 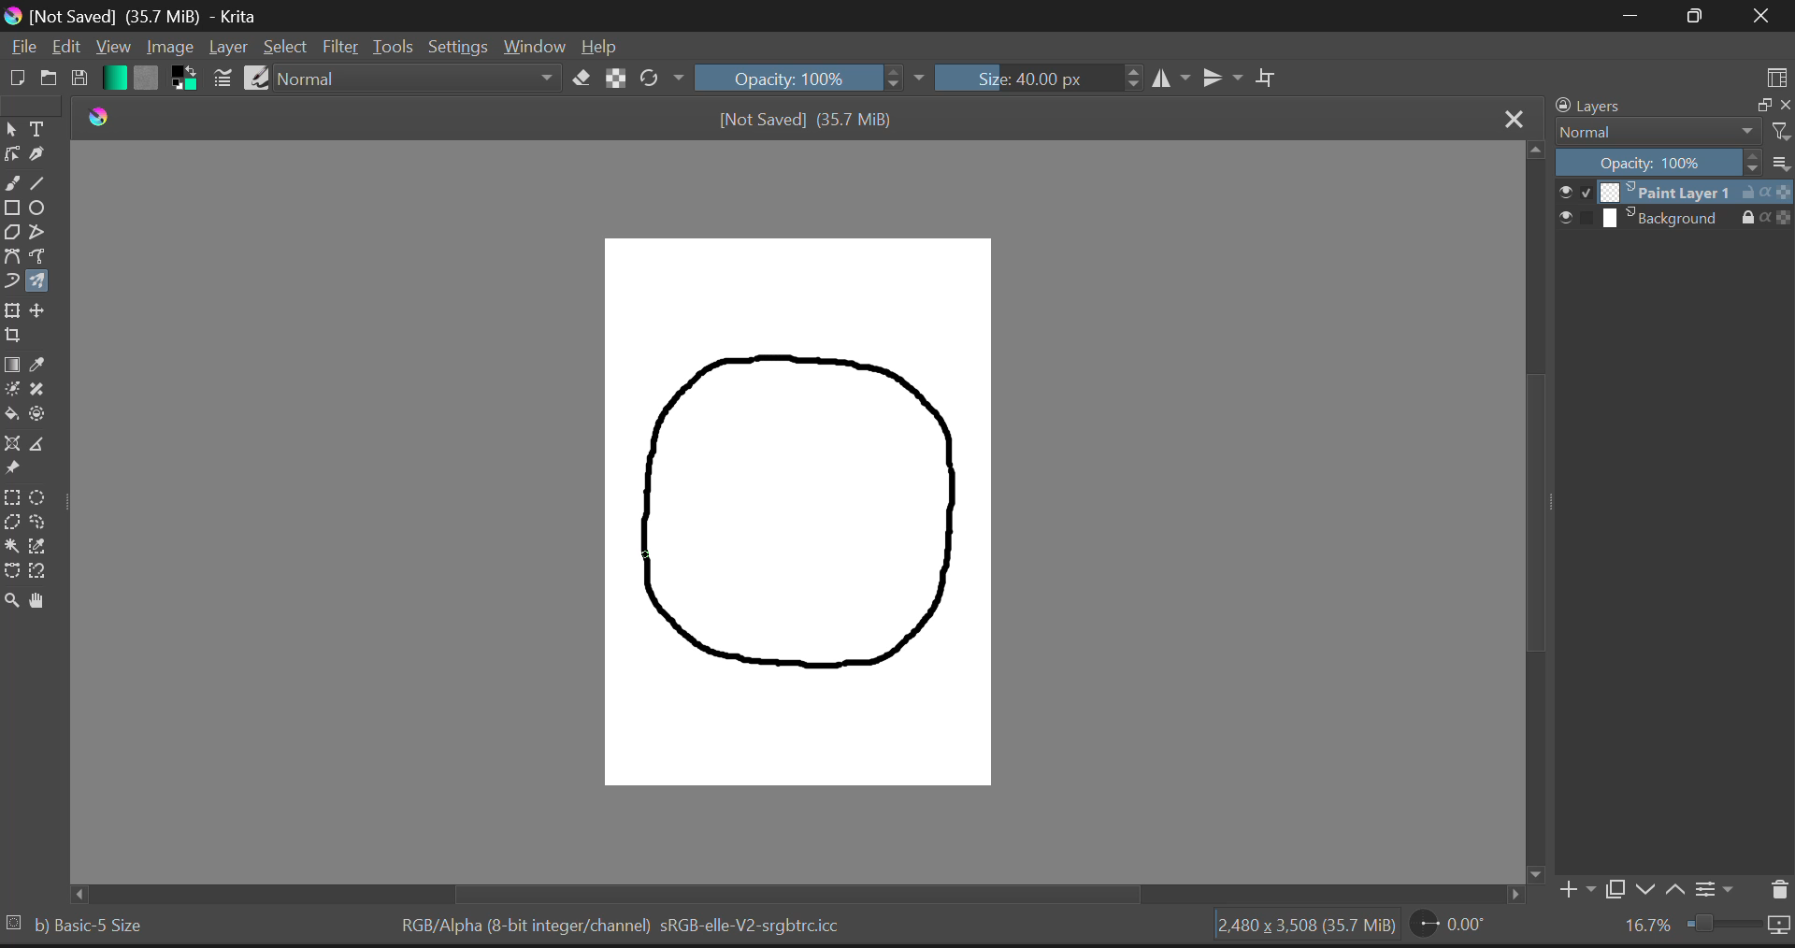 What do you see at coordinates (1762, 18) in the screenshot?
I see `Close` at bounding box center [1762, 18].